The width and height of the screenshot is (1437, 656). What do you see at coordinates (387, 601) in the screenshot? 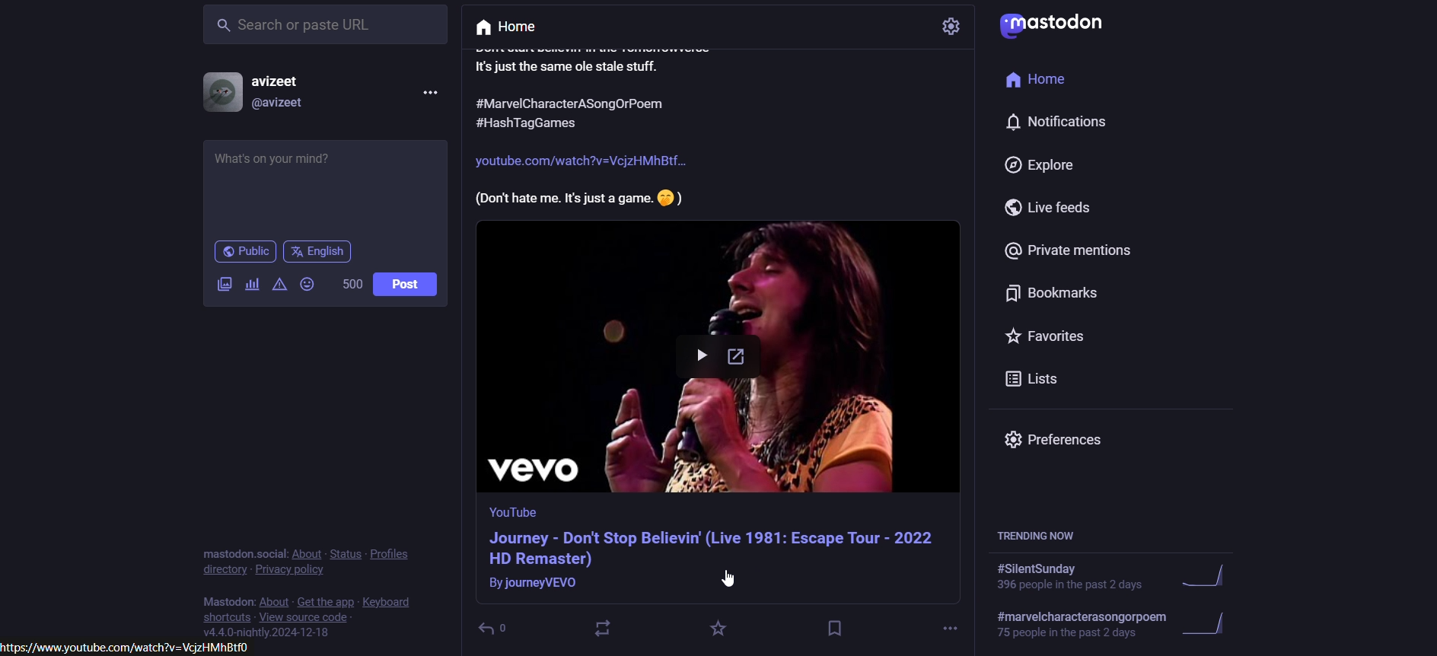
I see `keyboard` at bounding box center [387, 601].